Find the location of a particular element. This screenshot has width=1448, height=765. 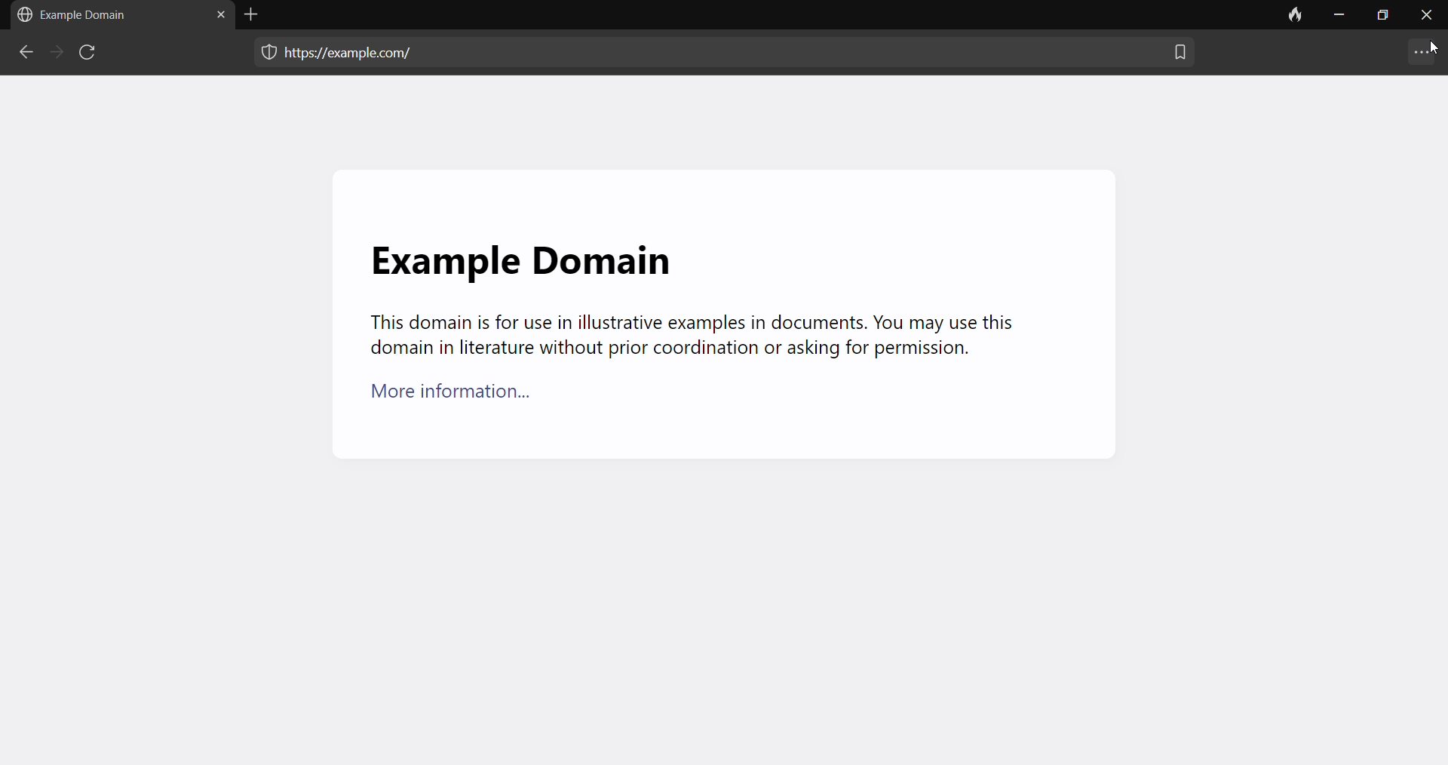

more settings is located at coordinates (1421, 53).